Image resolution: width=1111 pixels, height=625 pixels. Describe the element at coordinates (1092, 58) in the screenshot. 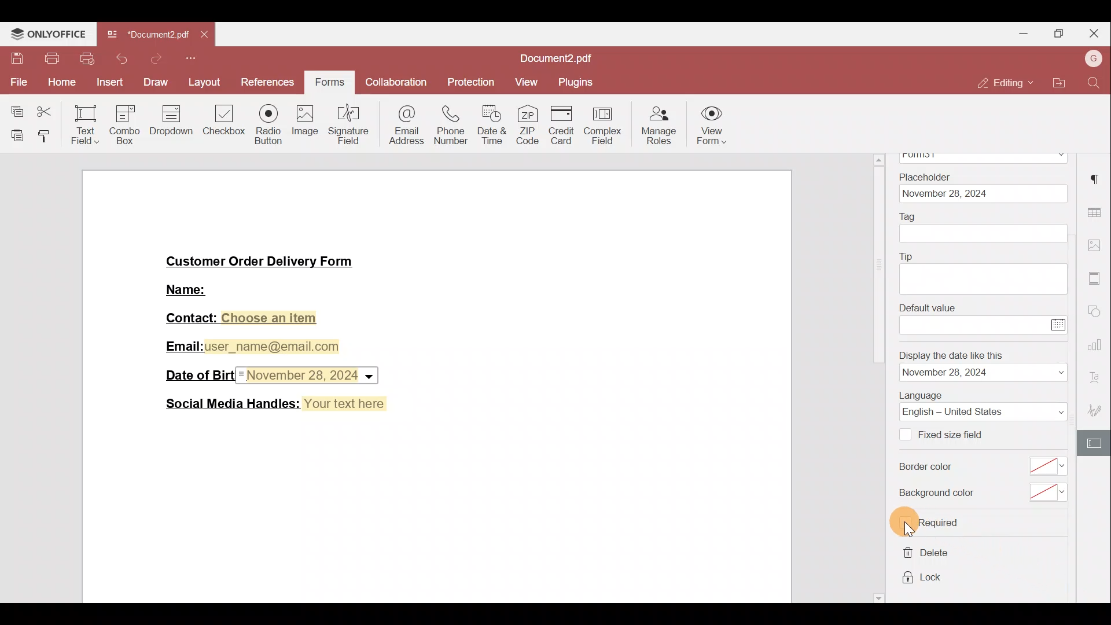

I see `Account name` at that location.